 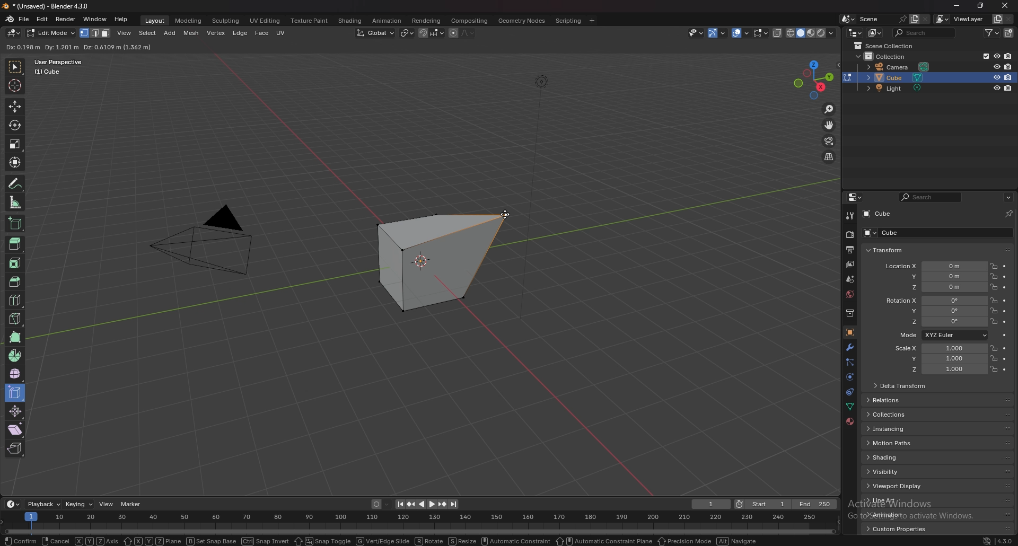 What do you see at coordinates (15, 318) in the screenshot?
I see `knife` at bounding box center [15, 318].